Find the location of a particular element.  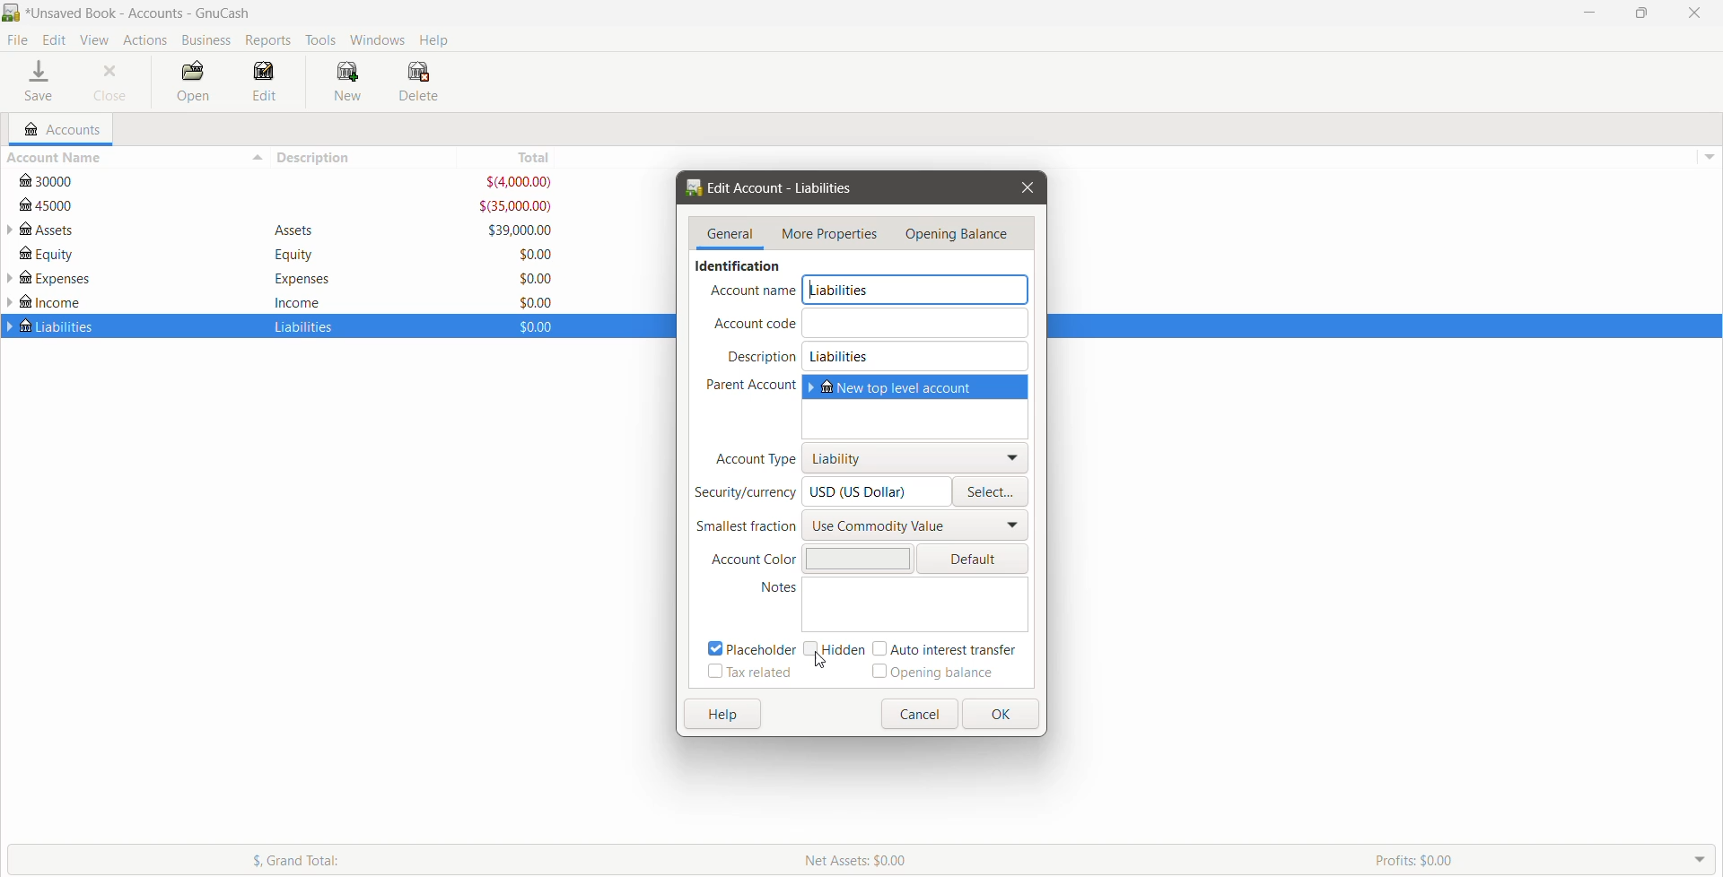

Save is located at coordinates (41, 82).